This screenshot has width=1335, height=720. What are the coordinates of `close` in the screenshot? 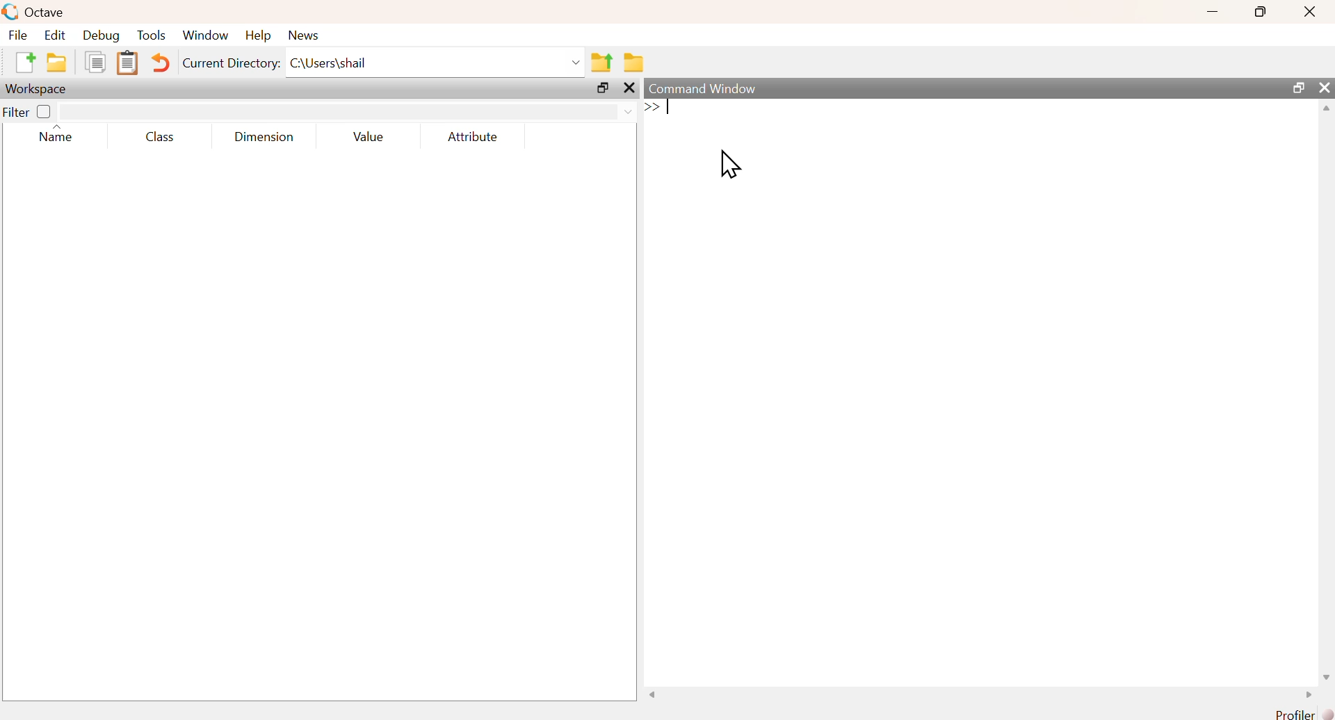 It's located at (1324, 86).